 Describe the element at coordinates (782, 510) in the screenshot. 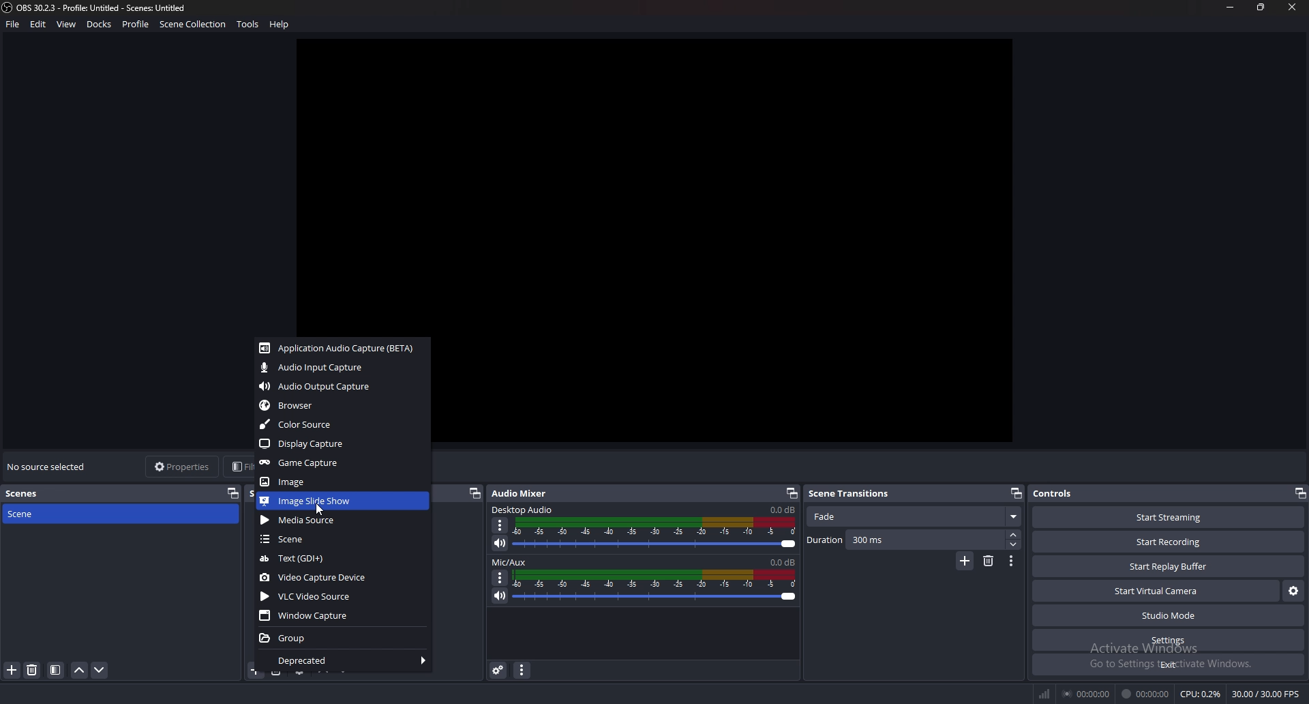

I see `volume level` at that location.